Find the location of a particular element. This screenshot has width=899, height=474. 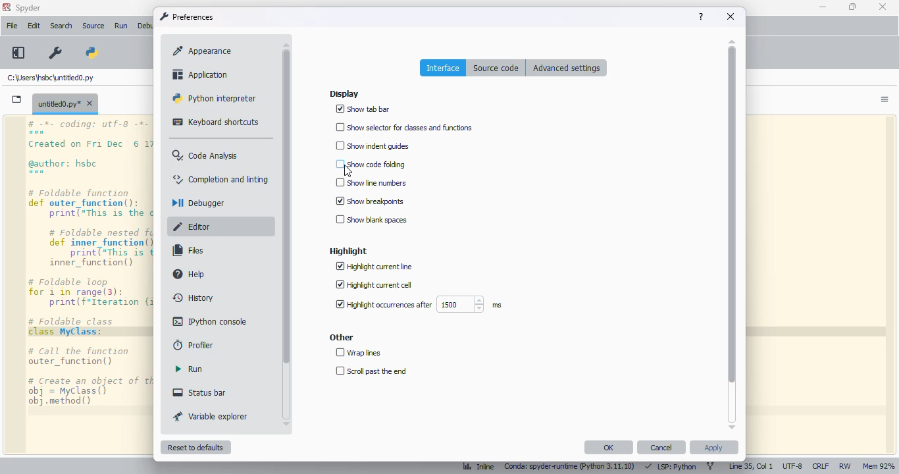

highlight is located at coordinates (347, 251).